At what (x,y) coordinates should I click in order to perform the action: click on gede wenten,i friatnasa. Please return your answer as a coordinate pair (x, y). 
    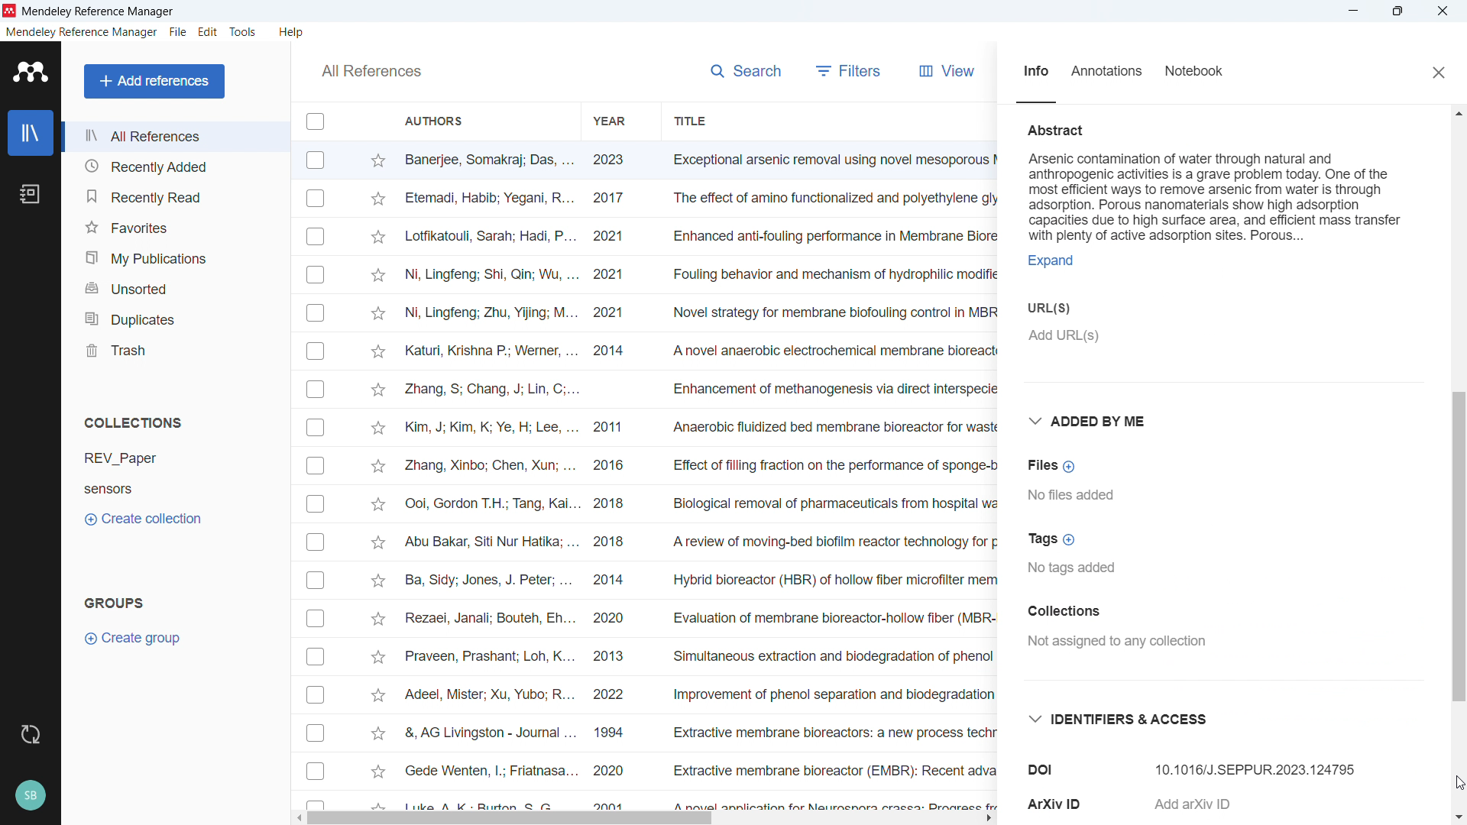
    Looking at the image, I should click on (484, 766).